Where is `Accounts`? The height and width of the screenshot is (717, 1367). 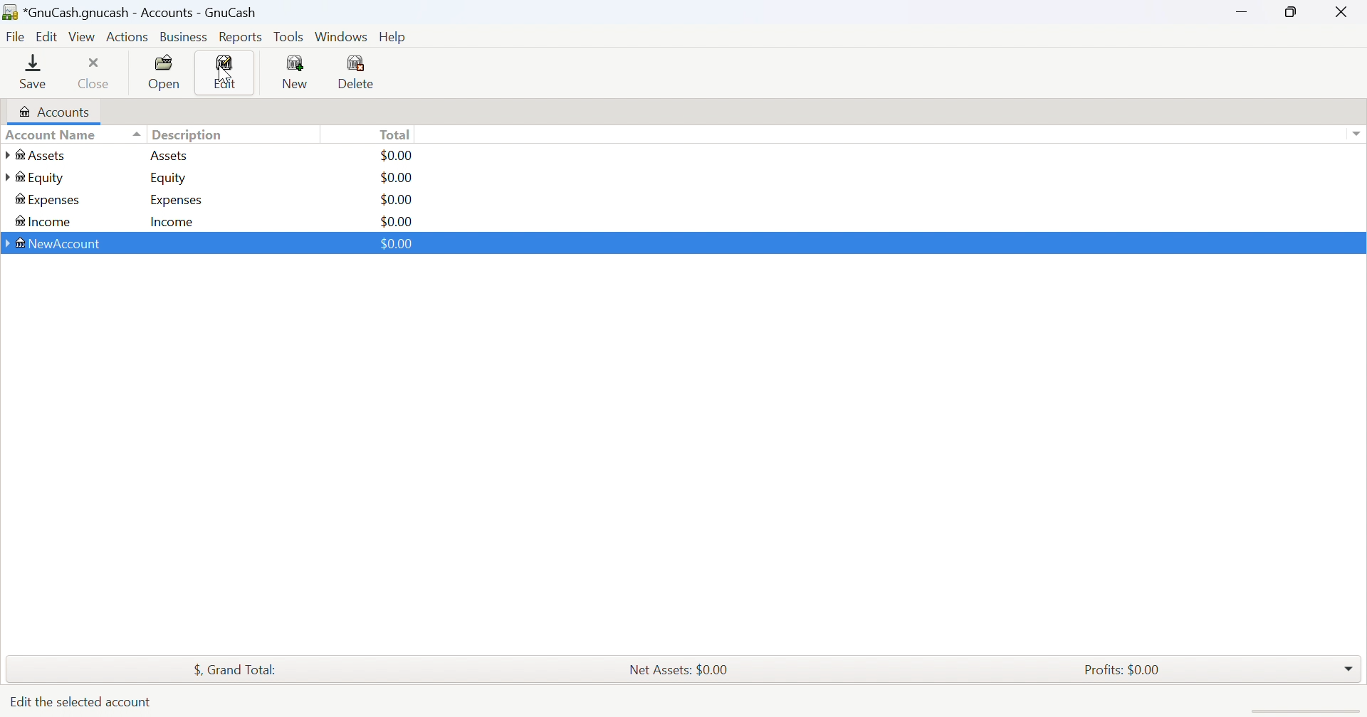 Accounts is located at coordinates (52, 112).